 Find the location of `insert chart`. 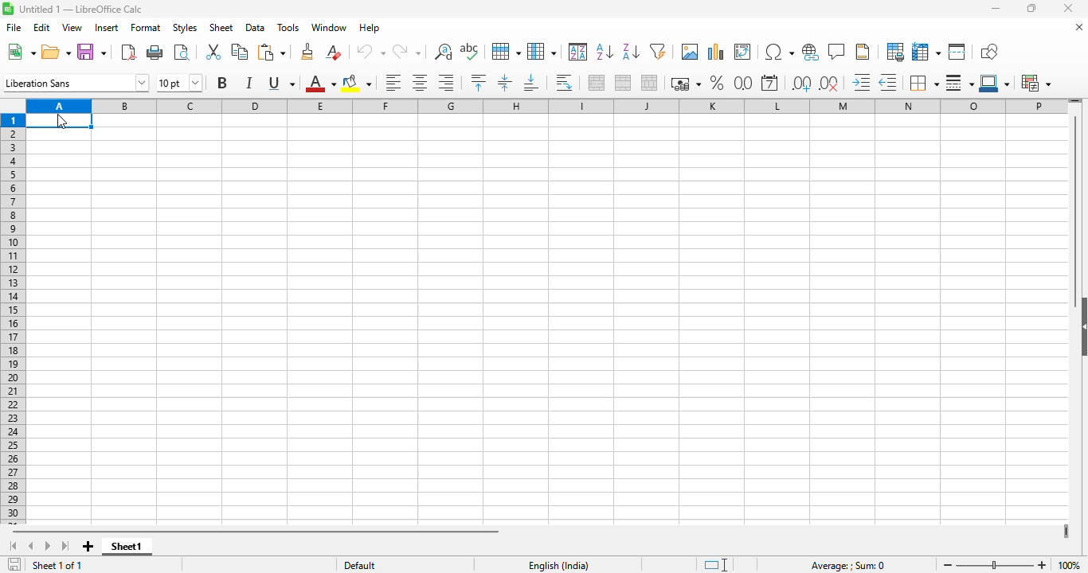

insert chart is located at coordinates (716, 52).